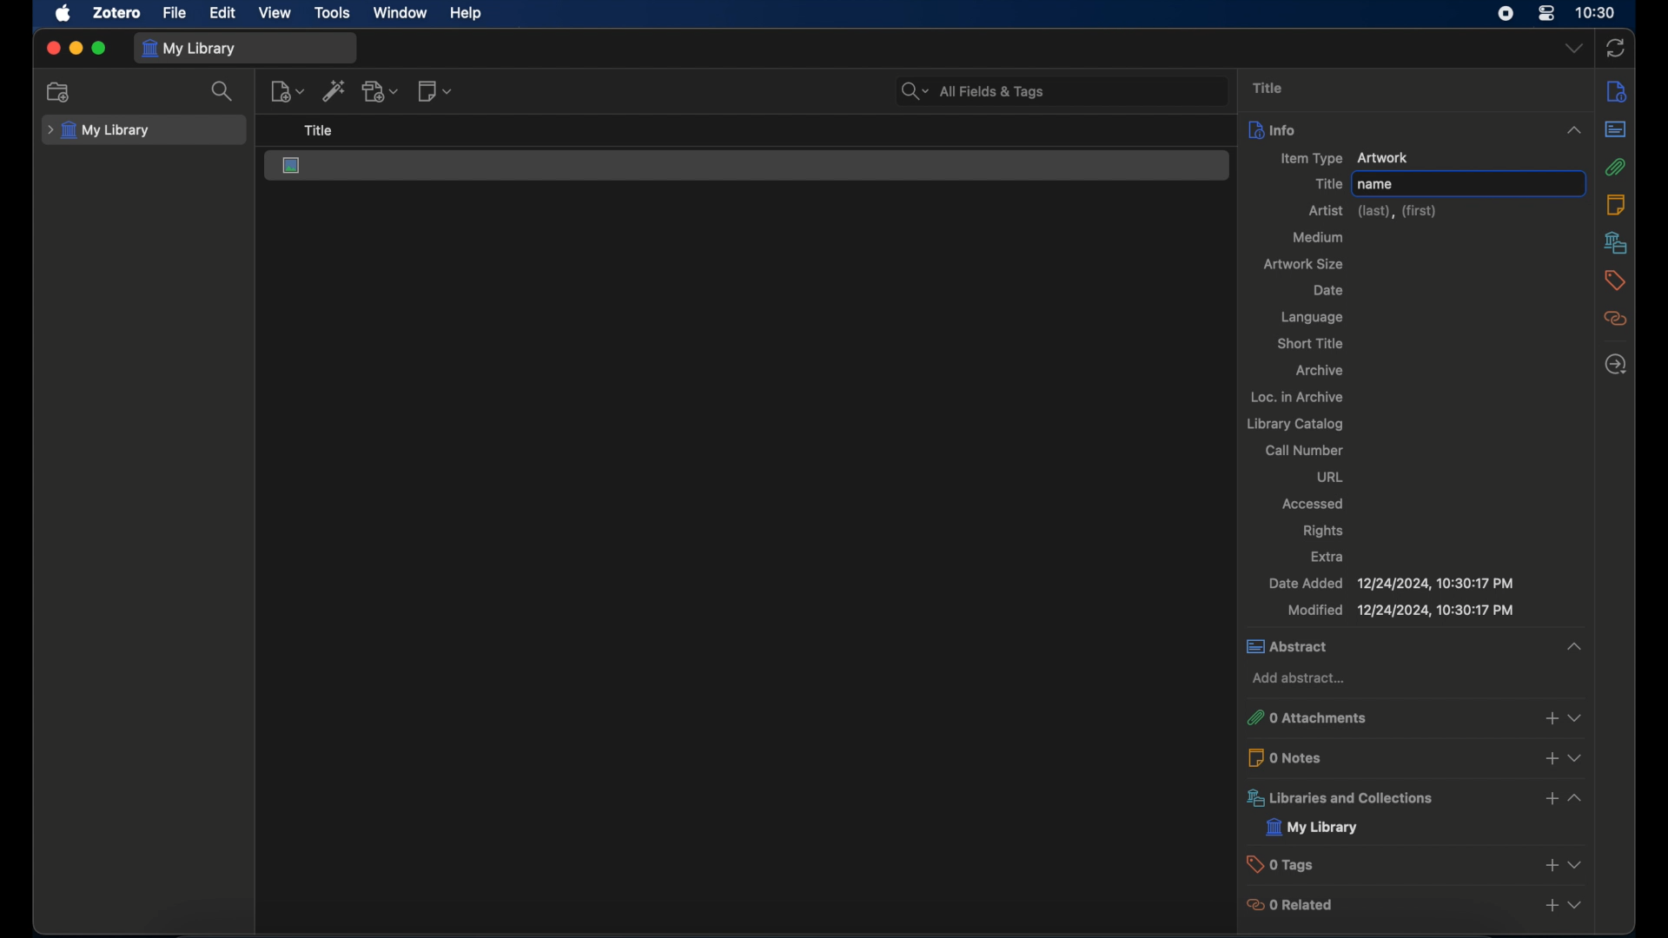 The image size is (1668, 938). What do you see at coordinates (1417, 129) in the screenshot?
I see `info` at bounding box center [1417, 129].